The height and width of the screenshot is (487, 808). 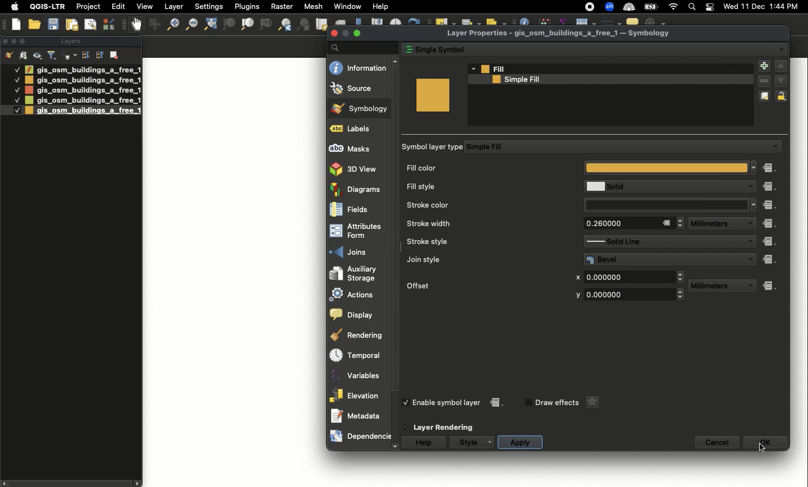 I want to click on vertical Scrollbar, so click(x=398, y=254).